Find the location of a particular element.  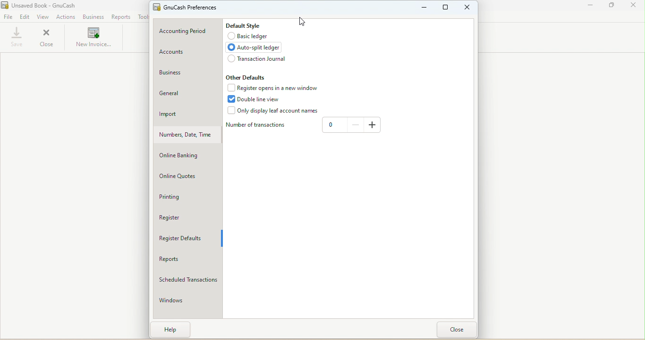

Number of transaction is located at coordinates (263, 125).